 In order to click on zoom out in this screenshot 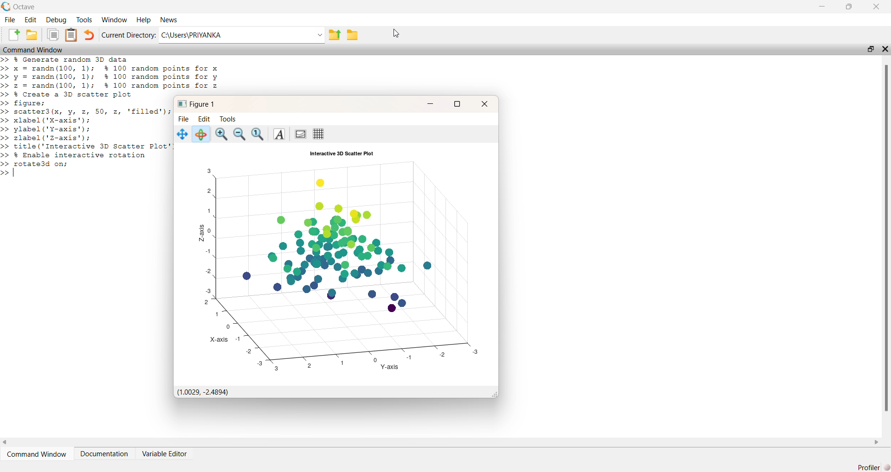, I will do `click(240, 135)`.